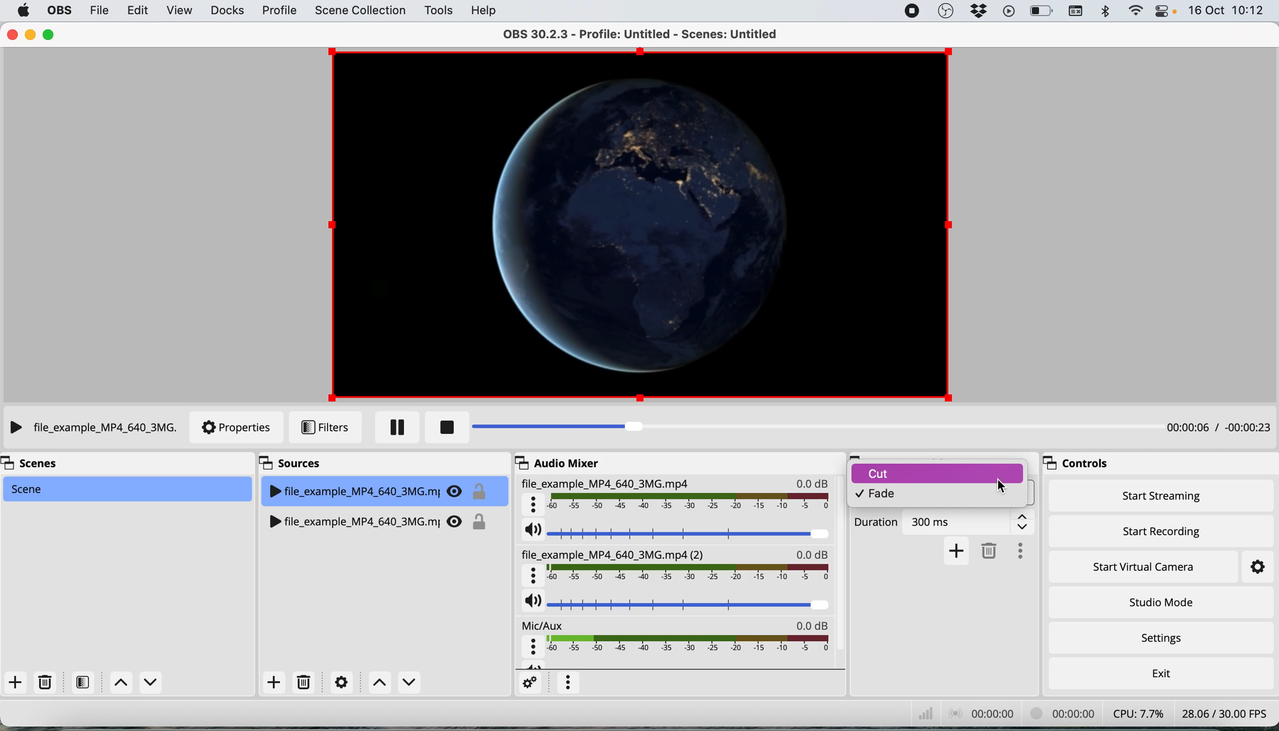  I want to click on battery, so click(1043, 11).